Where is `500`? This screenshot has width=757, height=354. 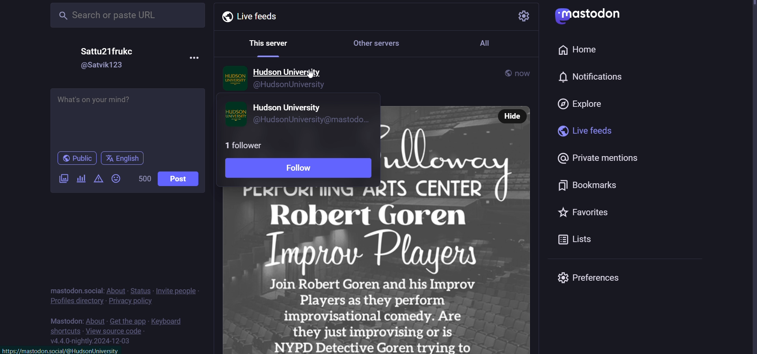
500 is located at coordinates (144, 179).